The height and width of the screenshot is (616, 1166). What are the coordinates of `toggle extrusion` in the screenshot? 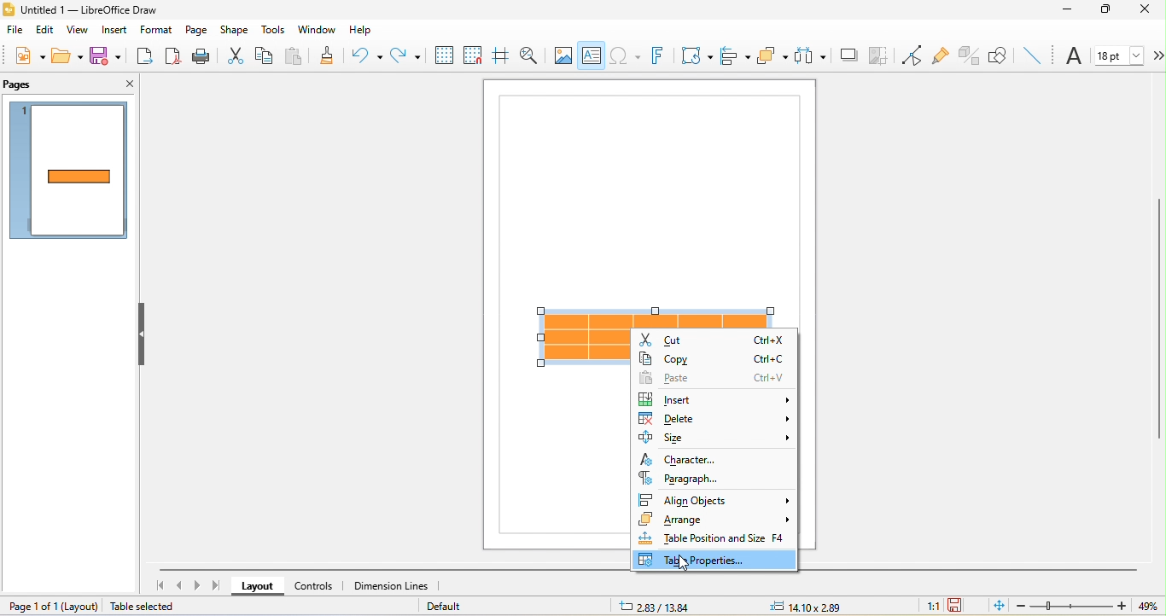 It's located at (968, 55).